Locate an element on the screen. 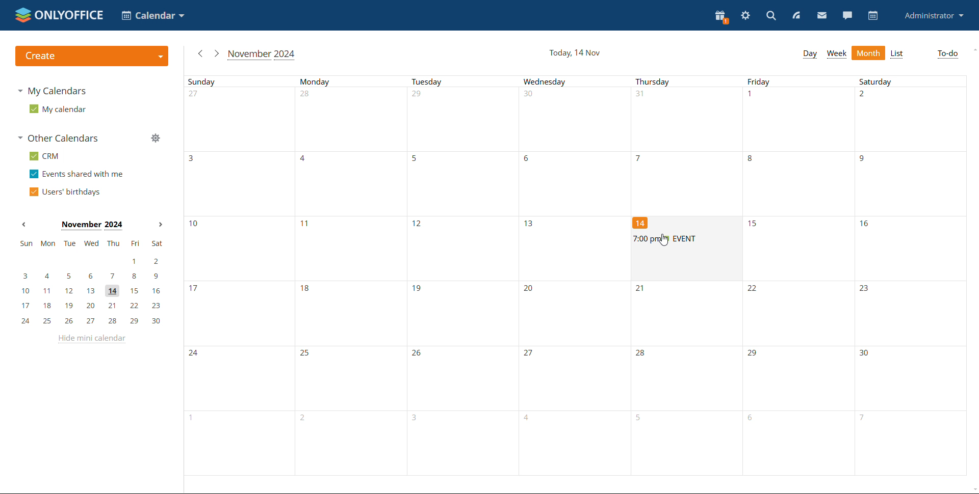  number is located at coordinates (866, 354).